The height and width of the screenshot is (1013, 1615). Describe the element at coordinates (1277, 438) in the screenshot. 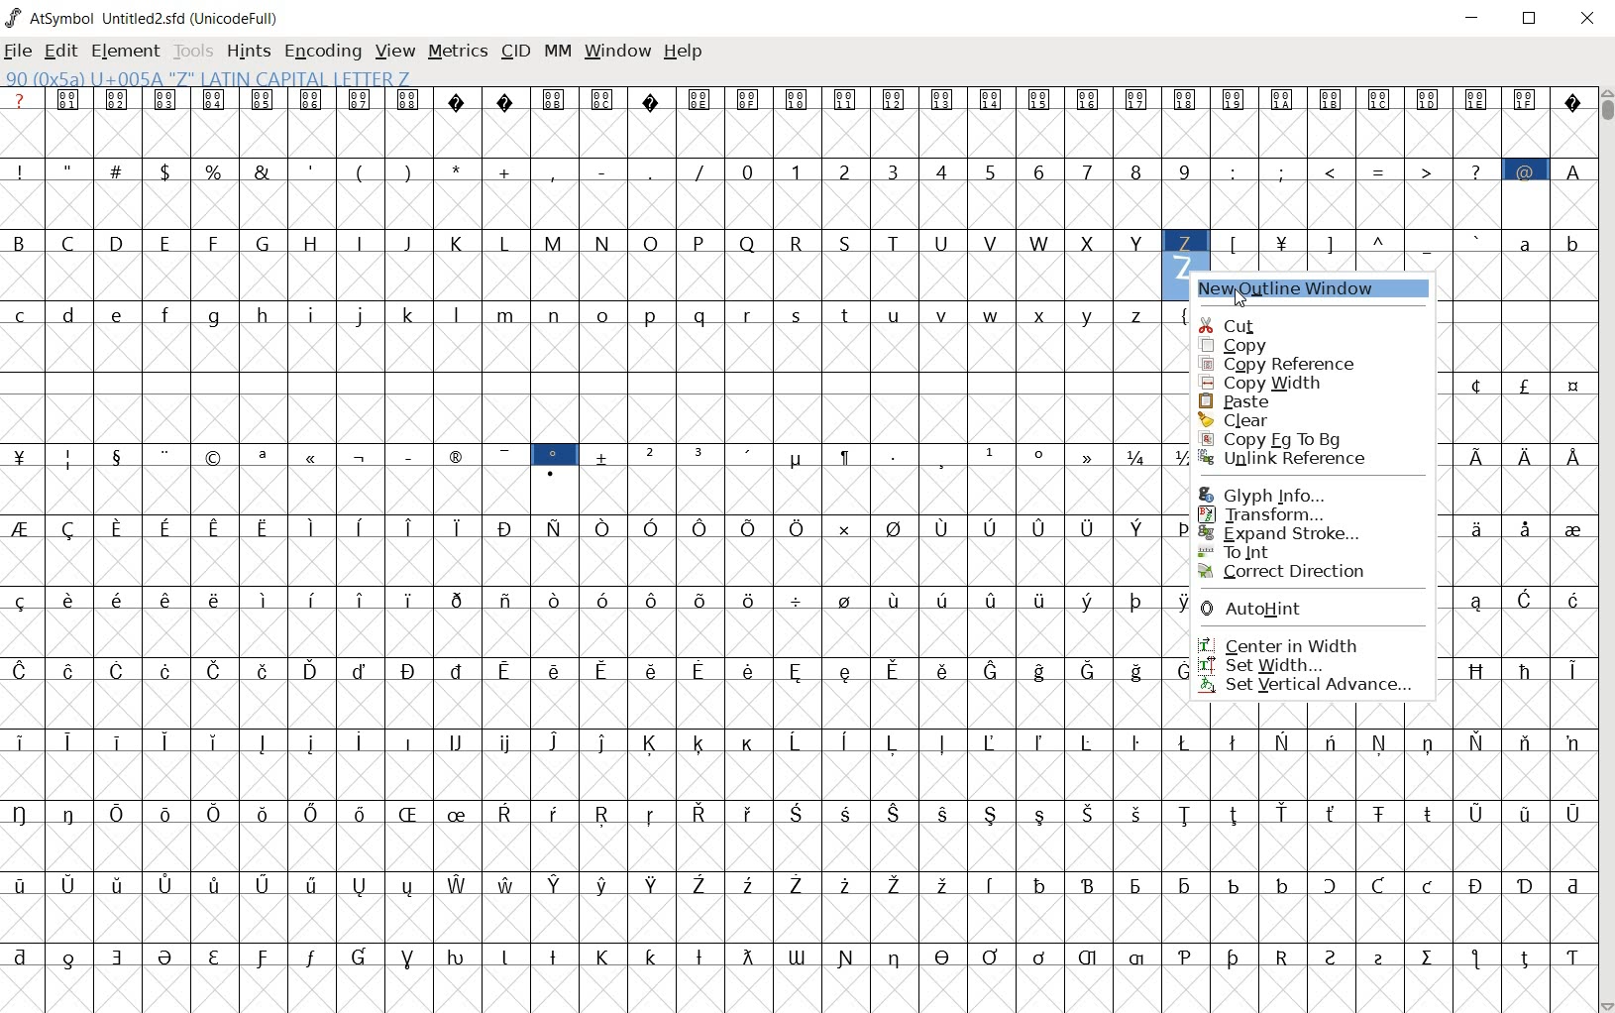

I see `Copy Fg to Bg` at that location.